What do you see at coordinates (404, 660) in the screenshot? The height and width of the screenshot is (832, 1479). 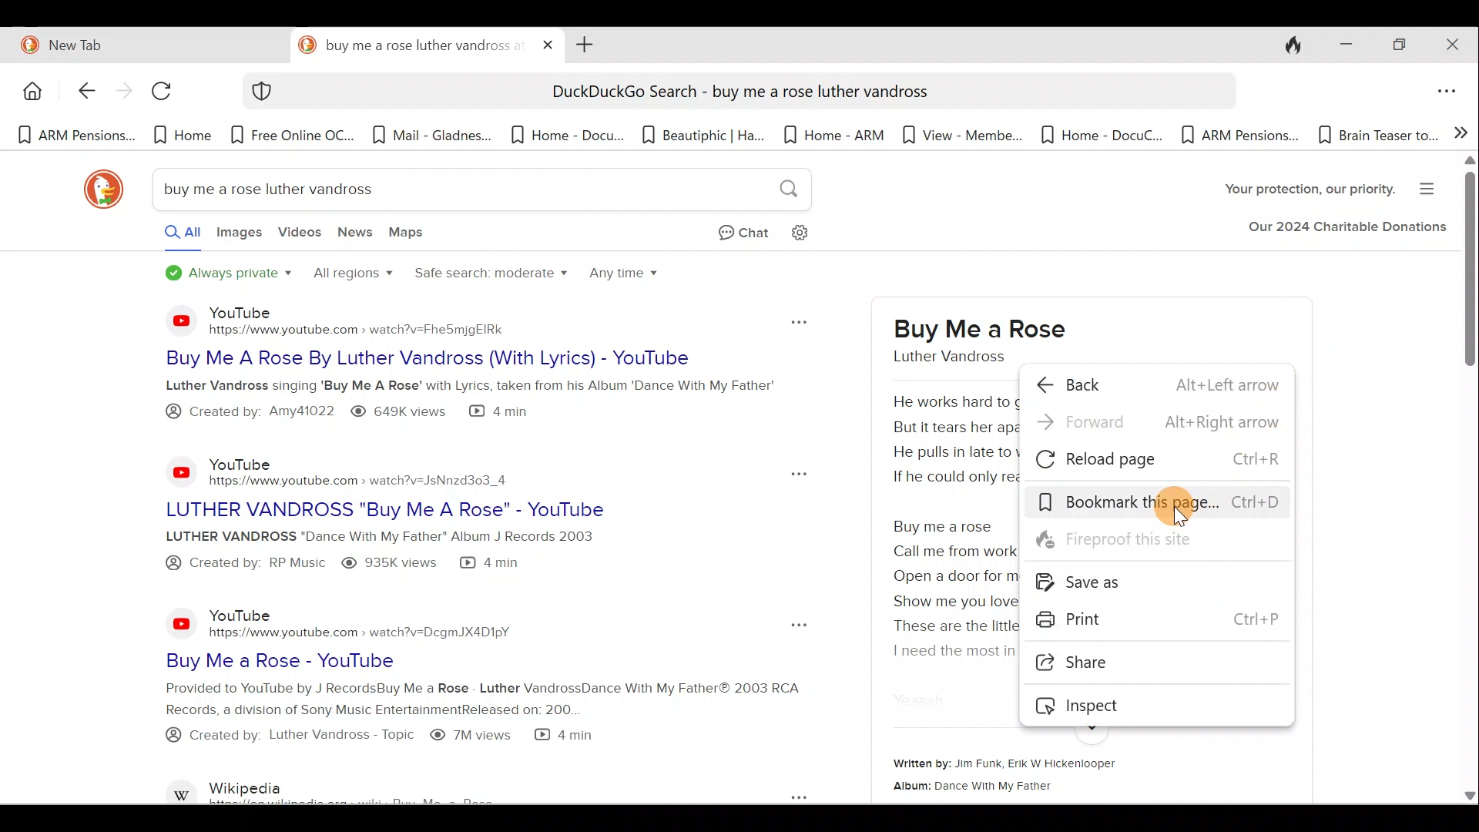 I see `Buy Me a Rose - YouTube` at bounding box center [404, 660].